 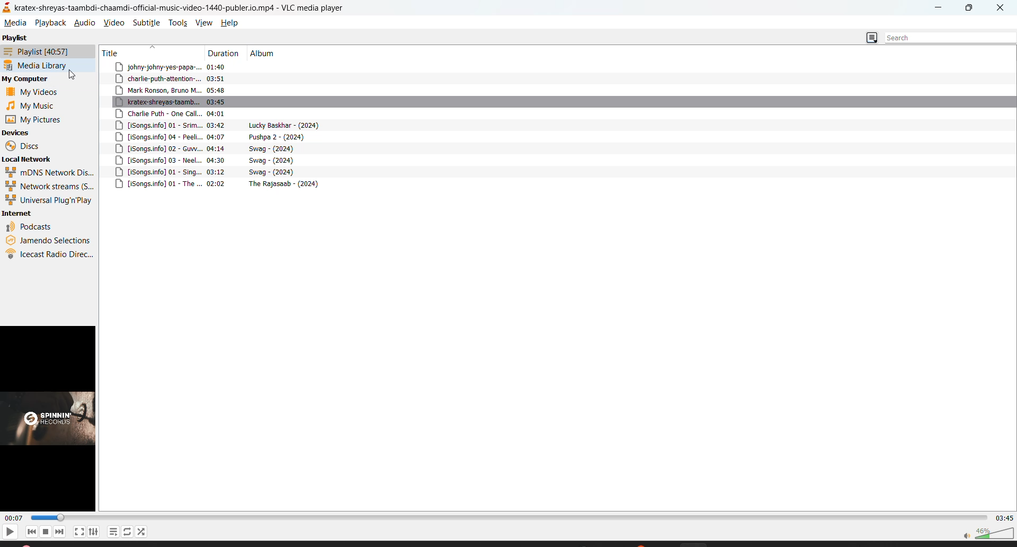 I want to click on track title , duration and album, so click(x=213, y=161).